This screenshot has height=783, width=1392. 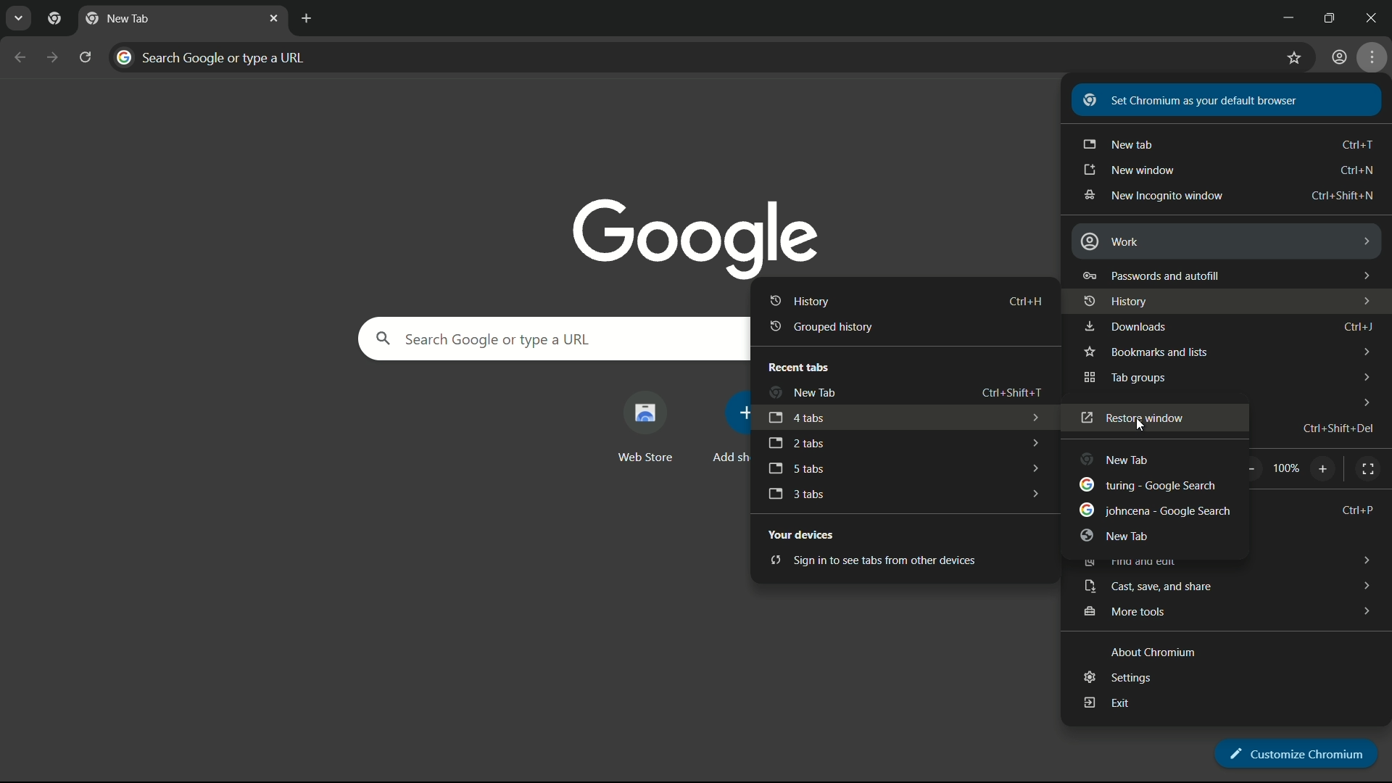 What do you see at coordinates (86, 57) in the screenshot?
I see `reload` at bounding box center [86, 57].